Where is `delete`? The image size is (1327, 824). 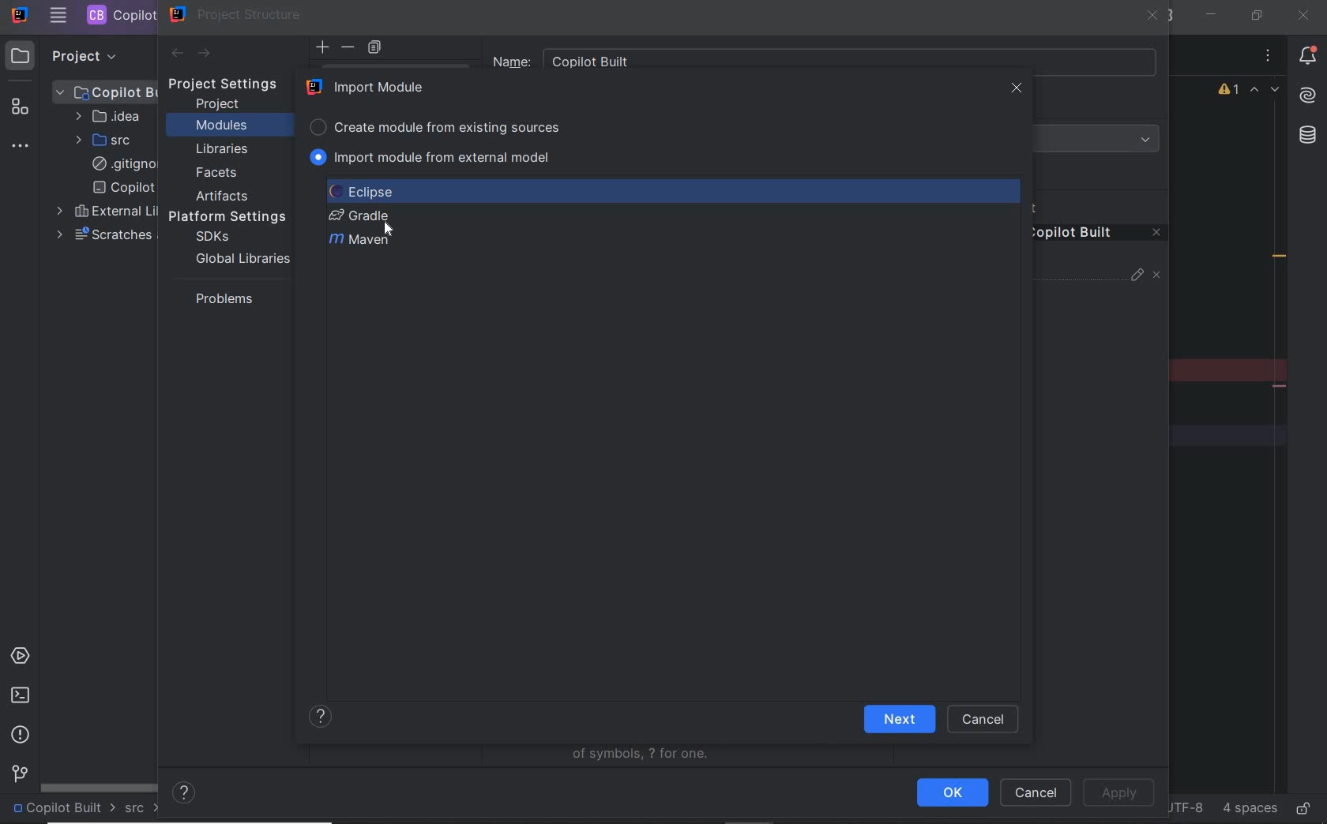
delete is located at coordinates (349, 47).